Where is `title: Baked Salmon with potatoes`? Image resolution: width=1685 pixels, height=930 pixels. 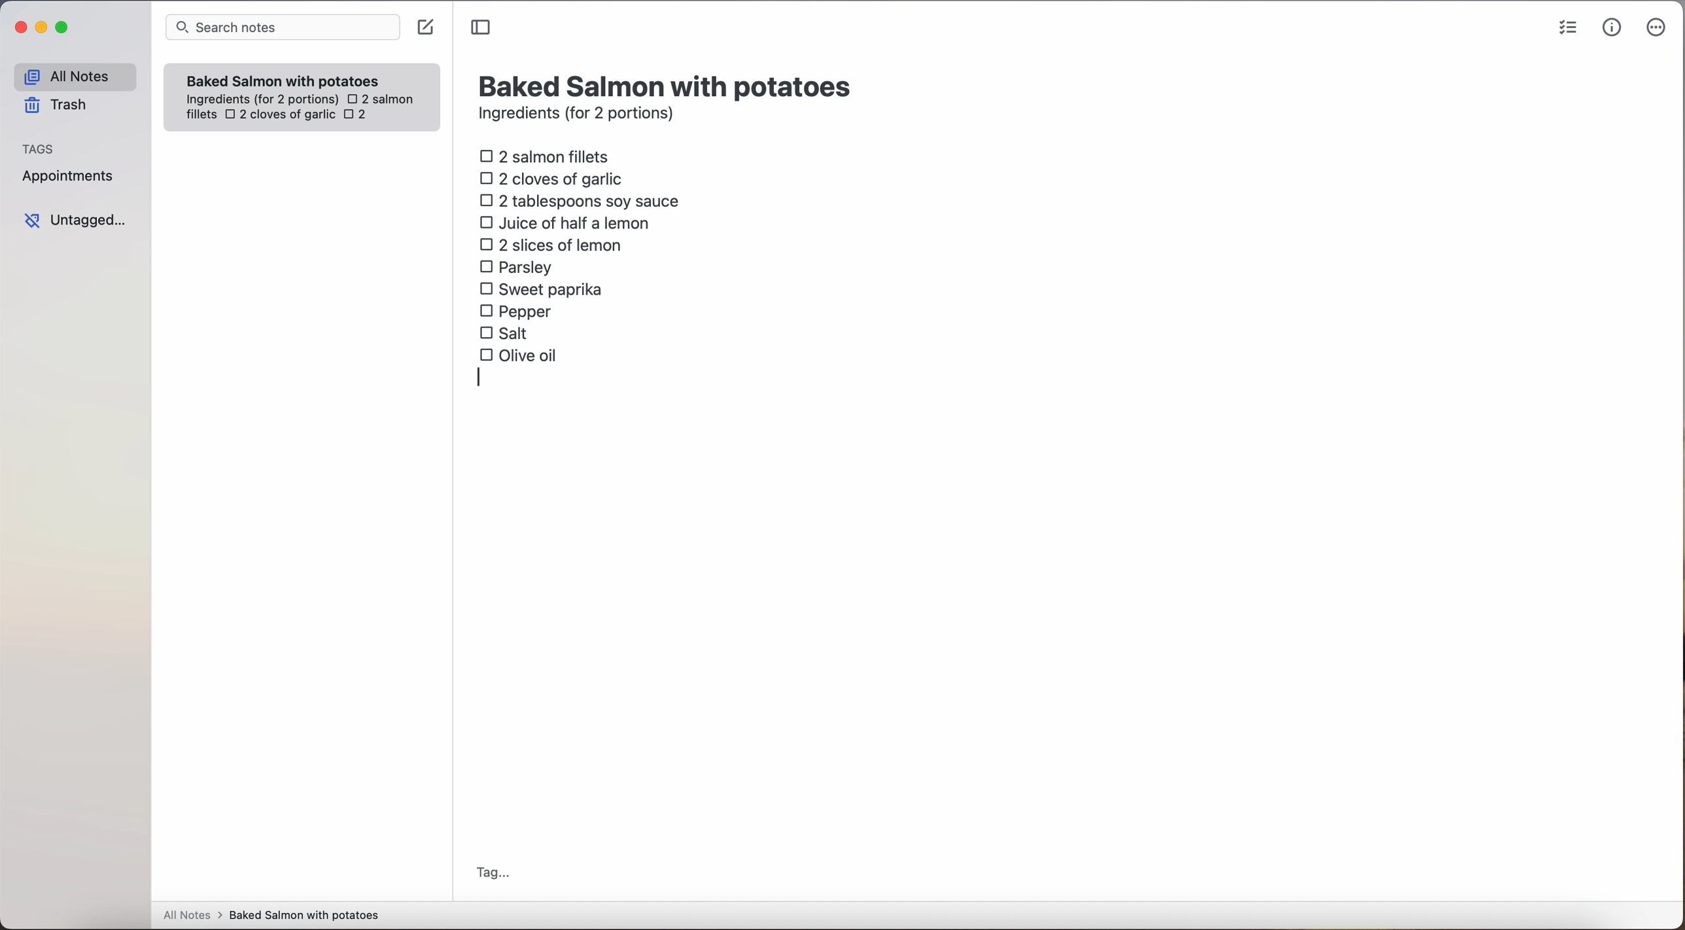
title: Baked Salmon with potatoes is located at coordinates (668, 84).